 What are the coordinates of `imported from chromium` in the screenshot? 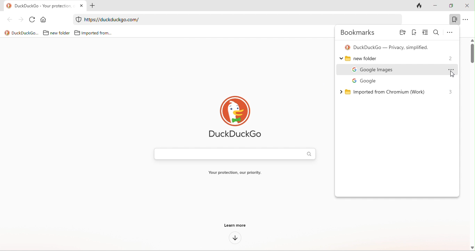 It's located at (384, 91).